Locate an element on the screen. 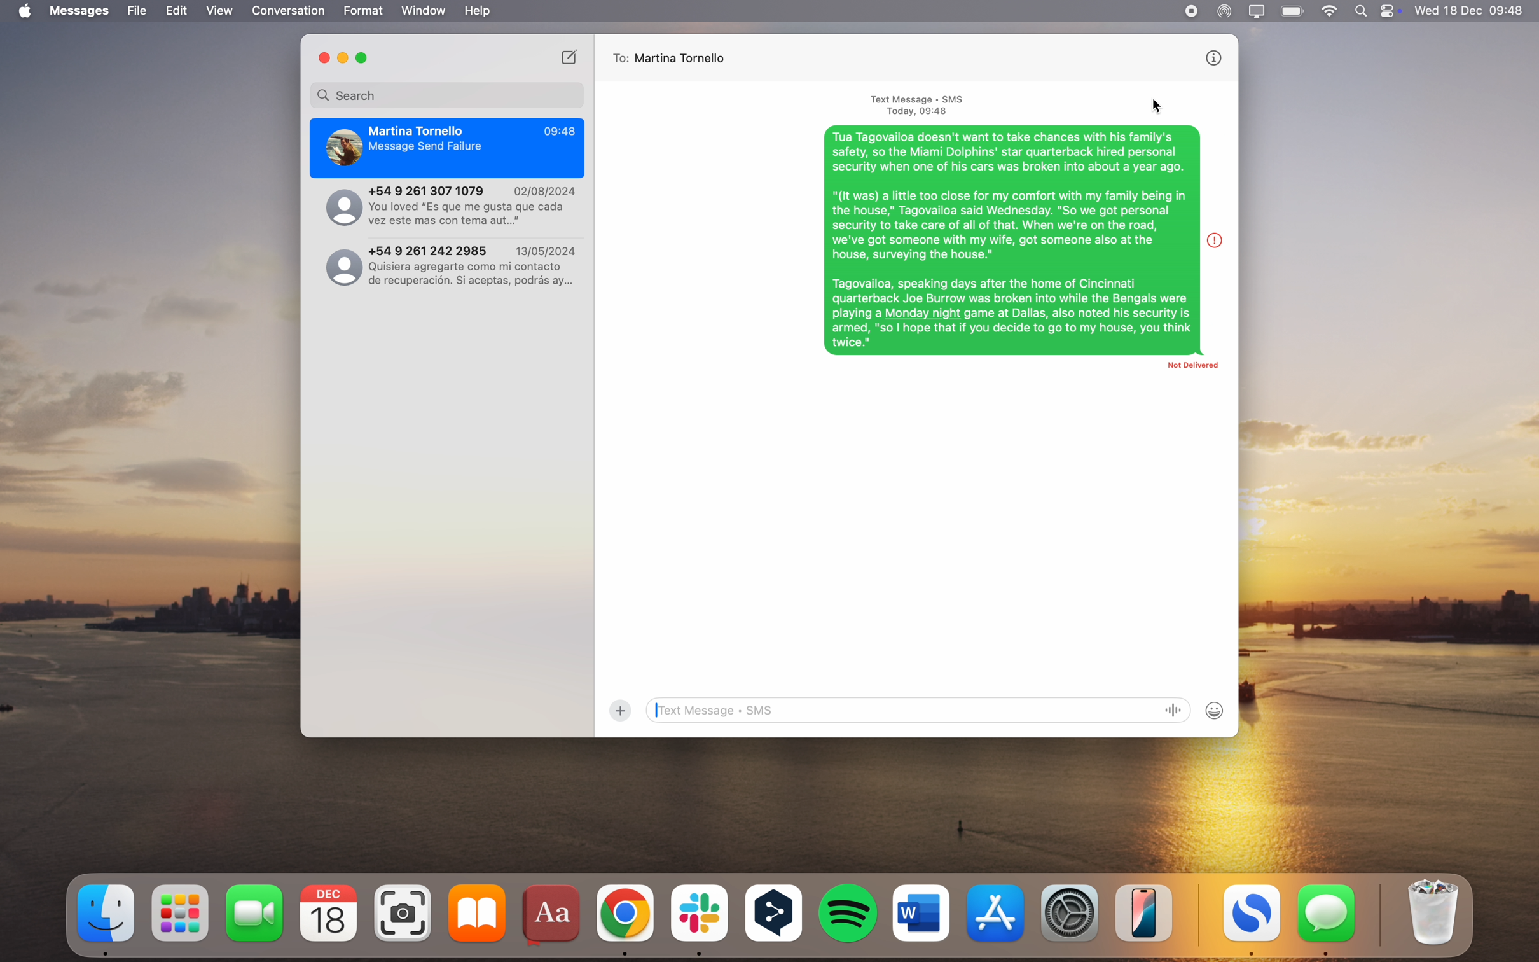  deepl is located at coordinates (775, 915).